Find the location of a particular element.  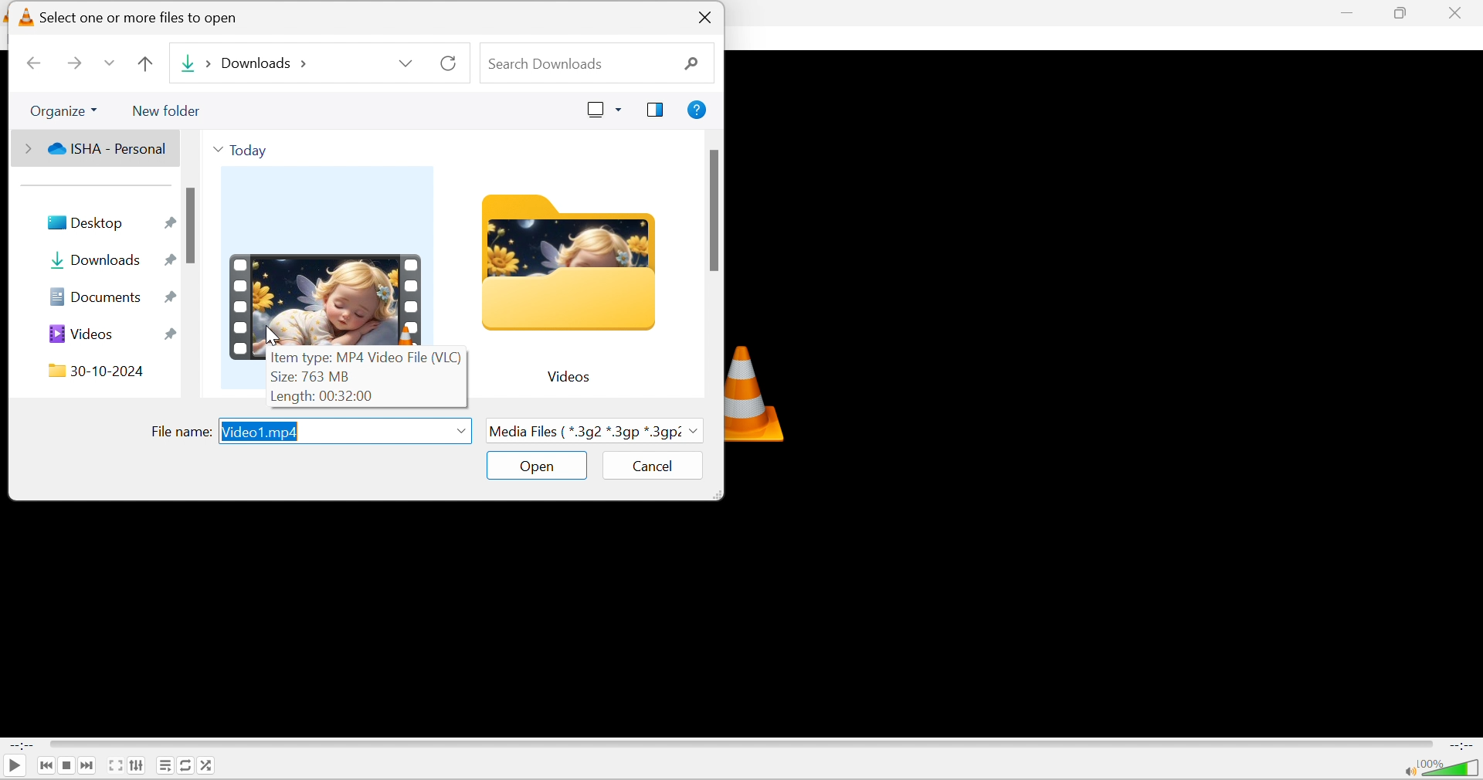

Cursor is located at coordinates (274, 333).